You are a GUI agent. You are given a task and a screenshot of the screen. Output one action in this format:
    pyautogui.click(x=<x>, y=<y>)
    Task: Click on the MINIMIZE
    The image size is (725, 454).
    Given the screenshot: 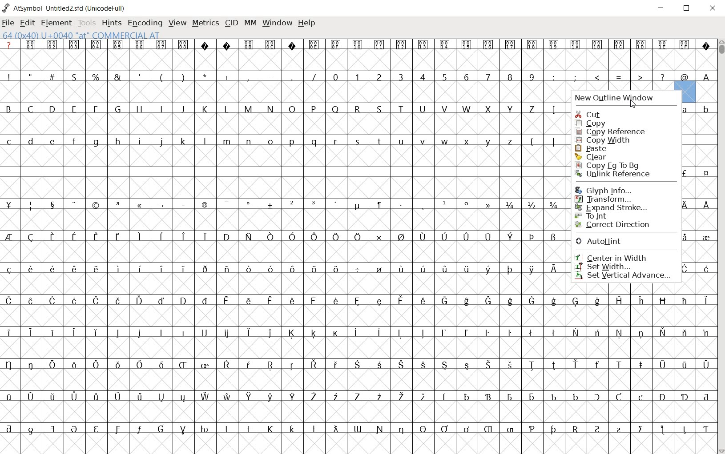 What is the action you would take?
    pyautogui.click(x=663, y=10)
    